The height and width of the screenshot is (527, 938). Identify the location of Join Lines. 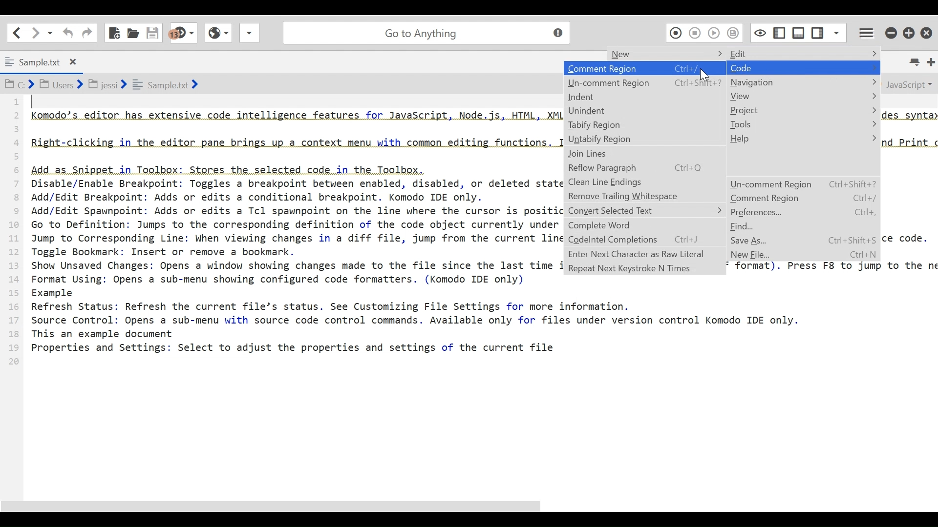
(643, 154).